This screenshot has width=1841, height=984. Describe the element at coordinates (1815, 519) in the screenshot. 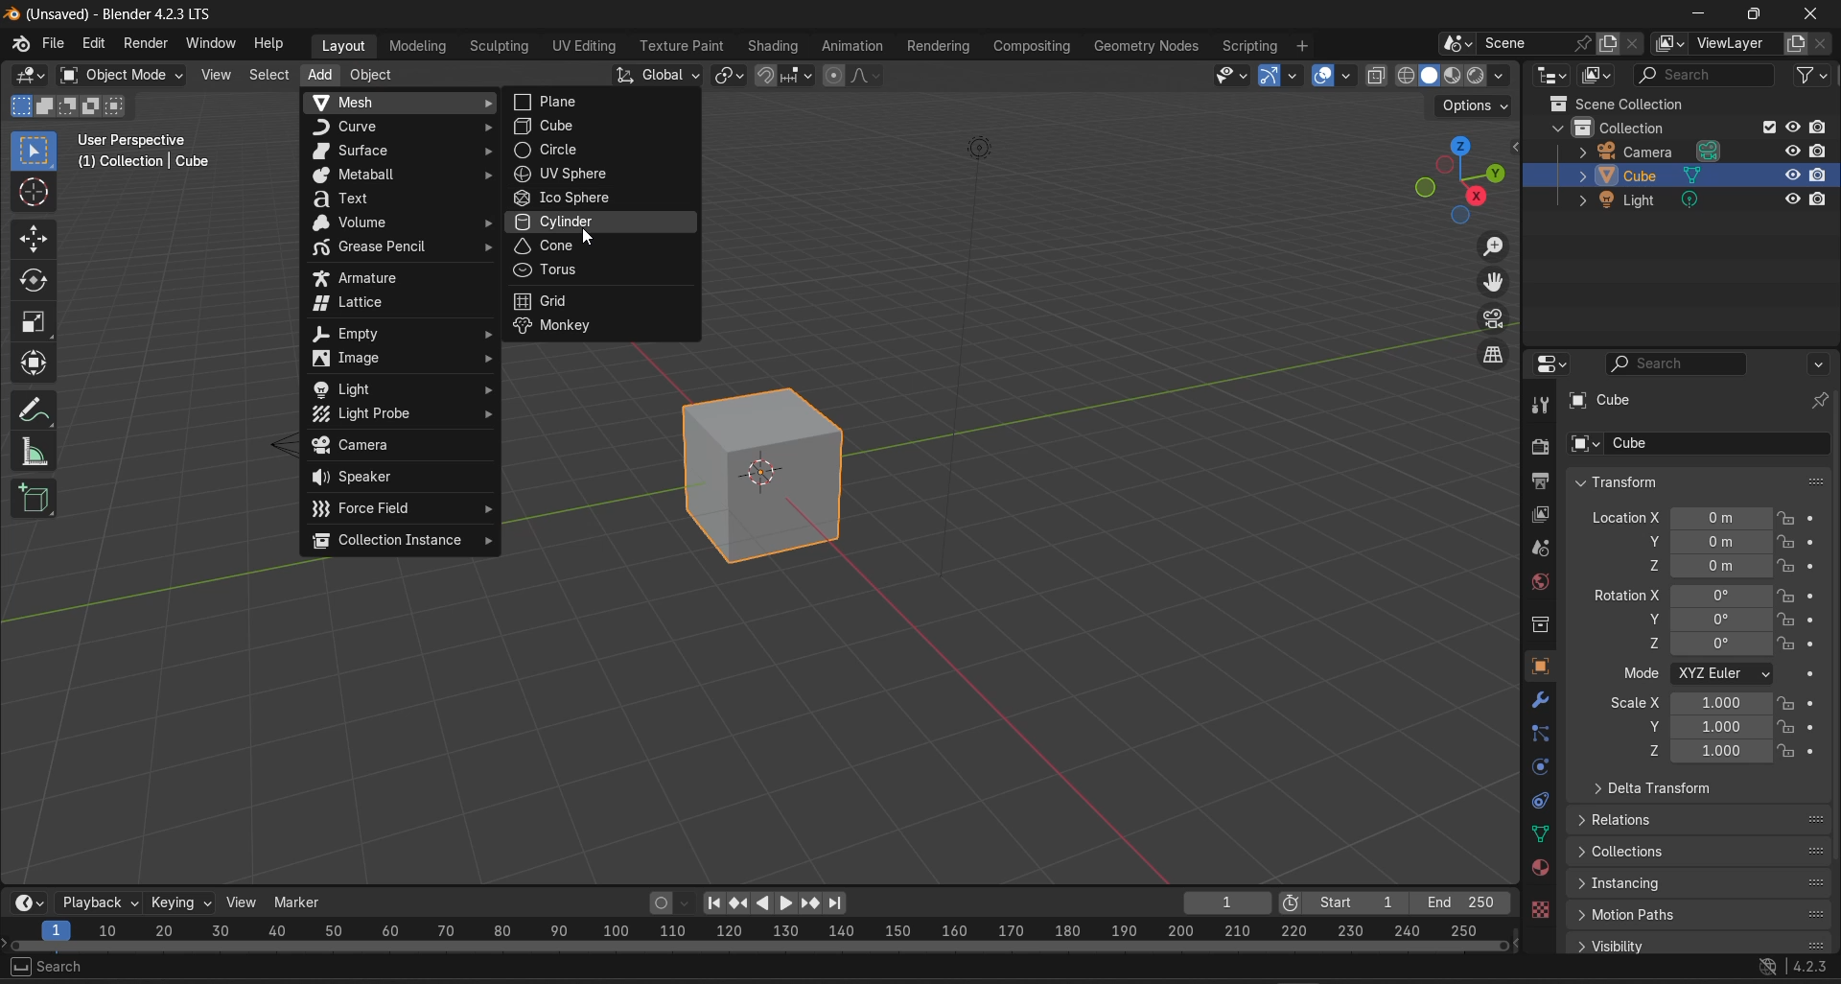

I see `animate property` at that location.